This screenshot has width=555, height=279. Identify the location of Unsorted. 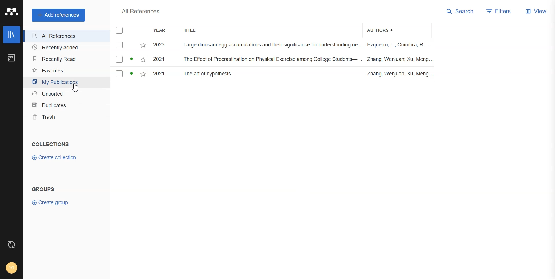
(65, 94).